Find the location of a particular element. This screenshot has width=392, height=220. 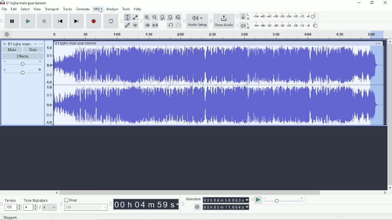

Audacity time signature toolbar is located at coordinates (2, 205).